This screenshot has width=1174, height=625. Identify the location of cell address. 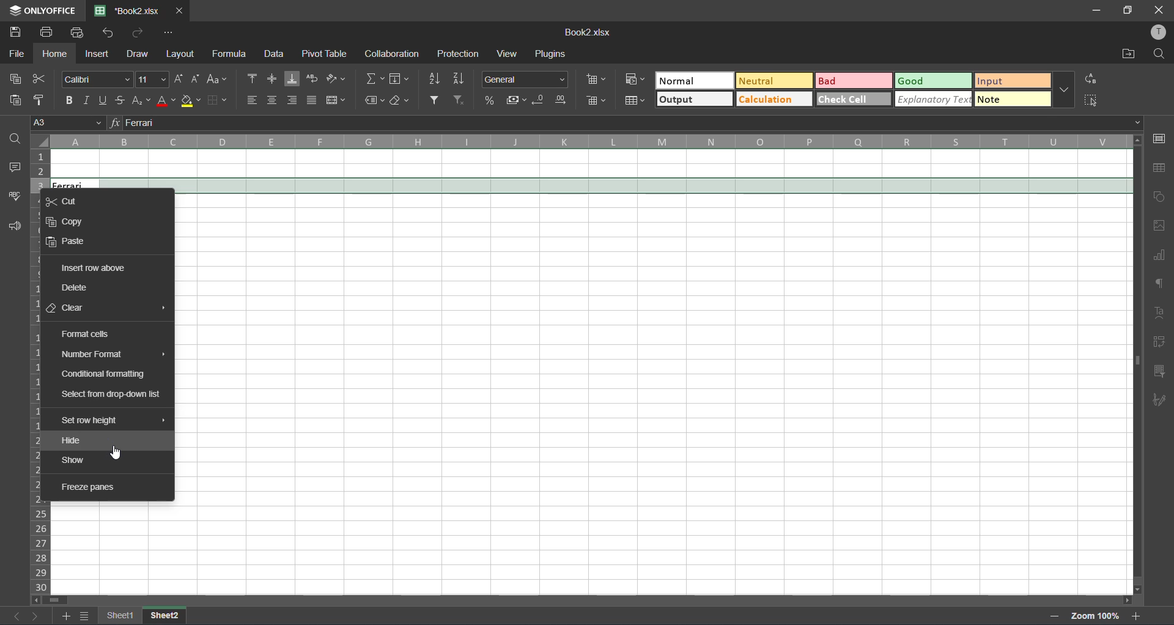
(67, 124).